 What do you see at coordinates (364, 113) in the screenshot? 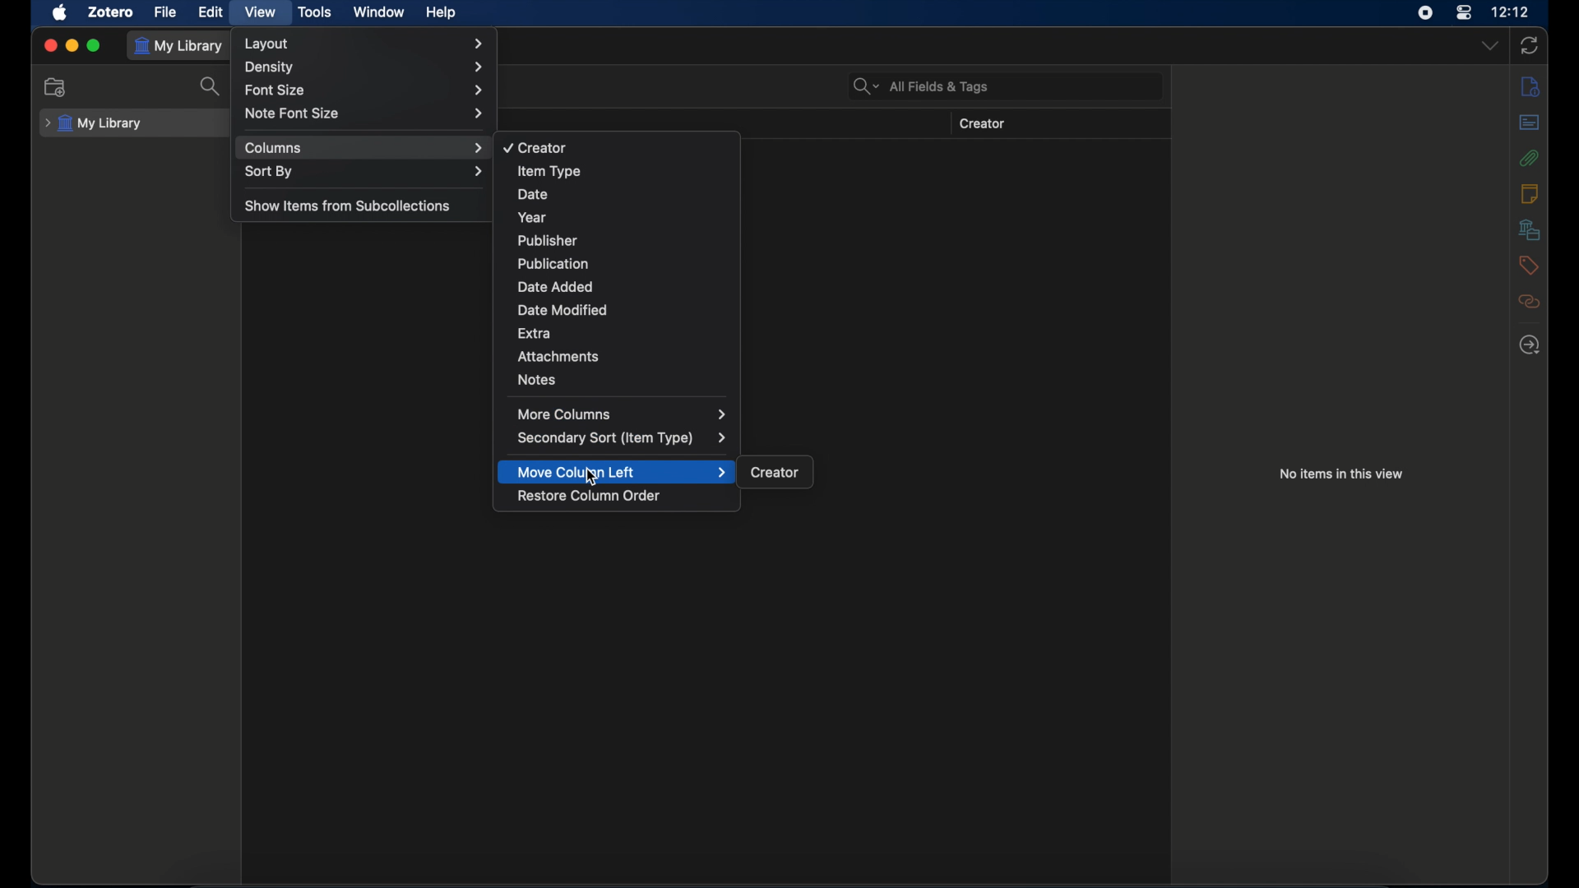
I see `note font size` at bounding box center [364, 113].